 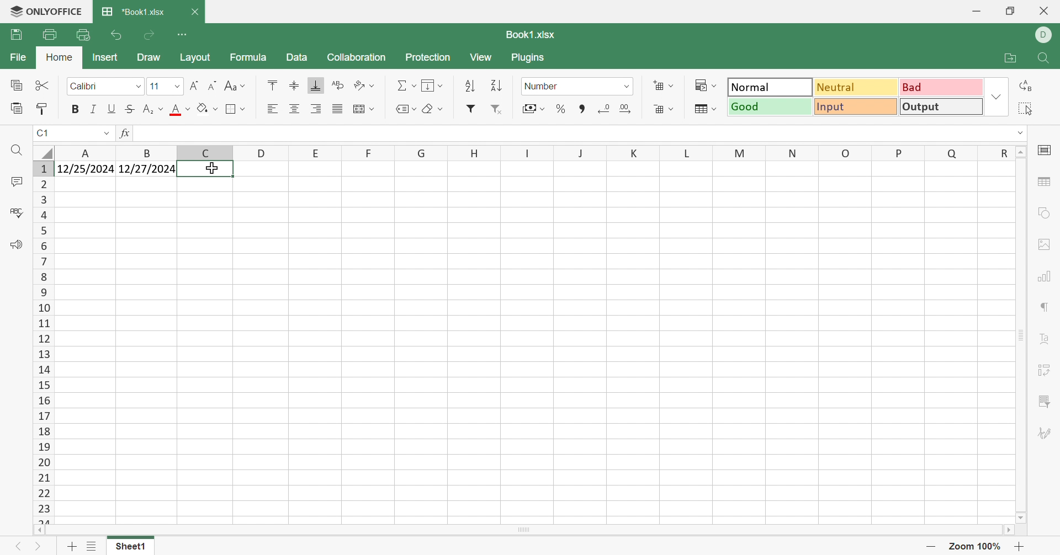 I want to click on Fill color, so click(x=181, y=110).